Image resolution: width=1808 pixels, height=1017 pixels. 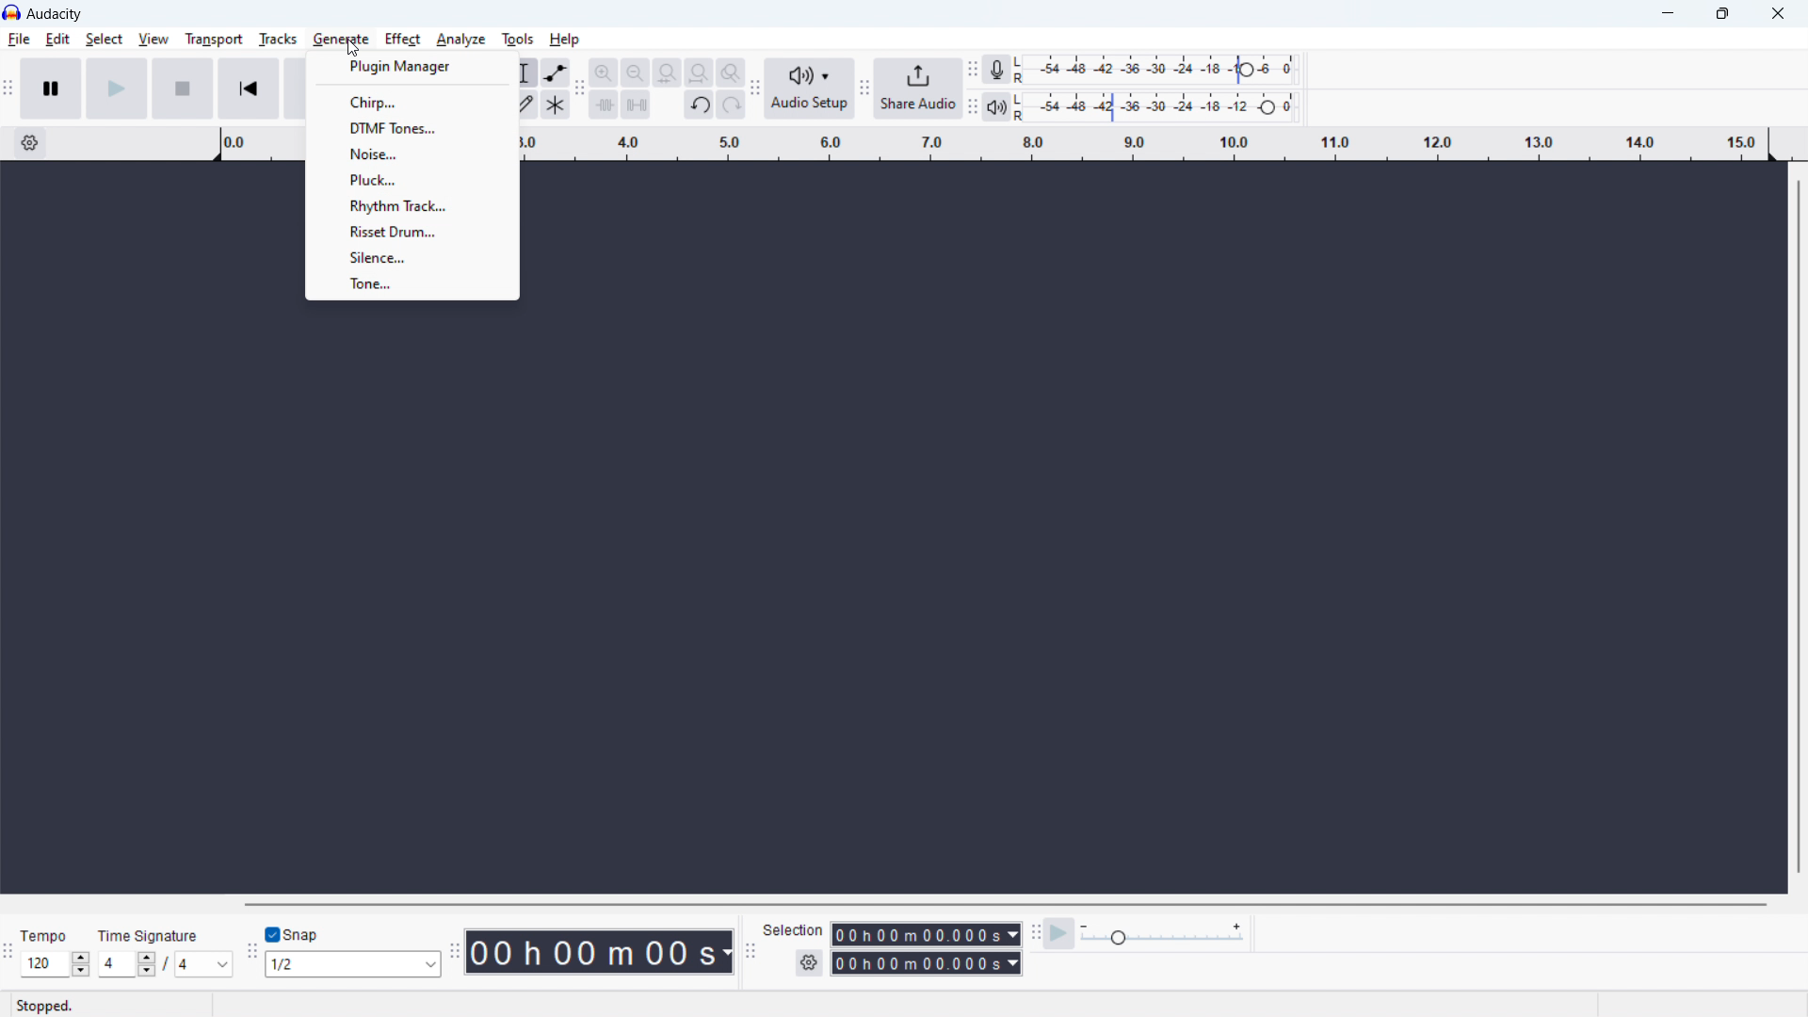 What do you see at coordinates (32, 144) in the screenshot?
I see `timeline settings` at bounding box center [32, 144].